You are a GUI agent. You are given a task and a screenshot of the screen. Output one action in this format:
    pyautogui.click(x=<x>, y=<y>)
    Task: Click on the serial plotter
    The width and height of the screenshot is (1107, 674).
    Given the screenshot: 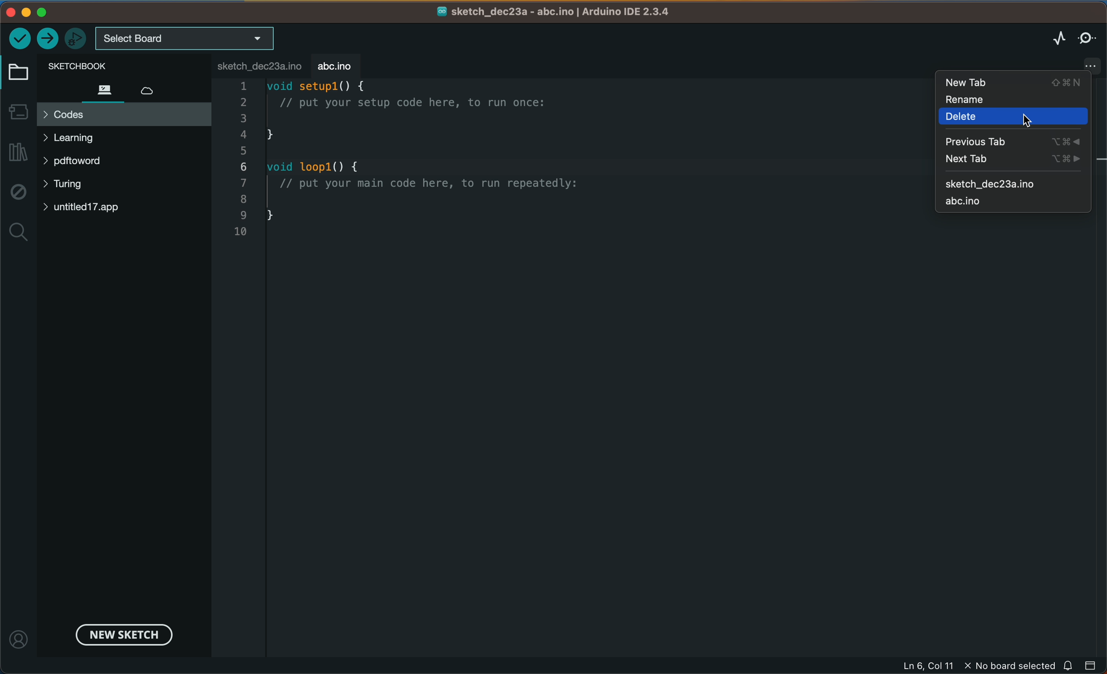 What is the action you would take?
    pyautogui.click(x=1058, y=36)
    